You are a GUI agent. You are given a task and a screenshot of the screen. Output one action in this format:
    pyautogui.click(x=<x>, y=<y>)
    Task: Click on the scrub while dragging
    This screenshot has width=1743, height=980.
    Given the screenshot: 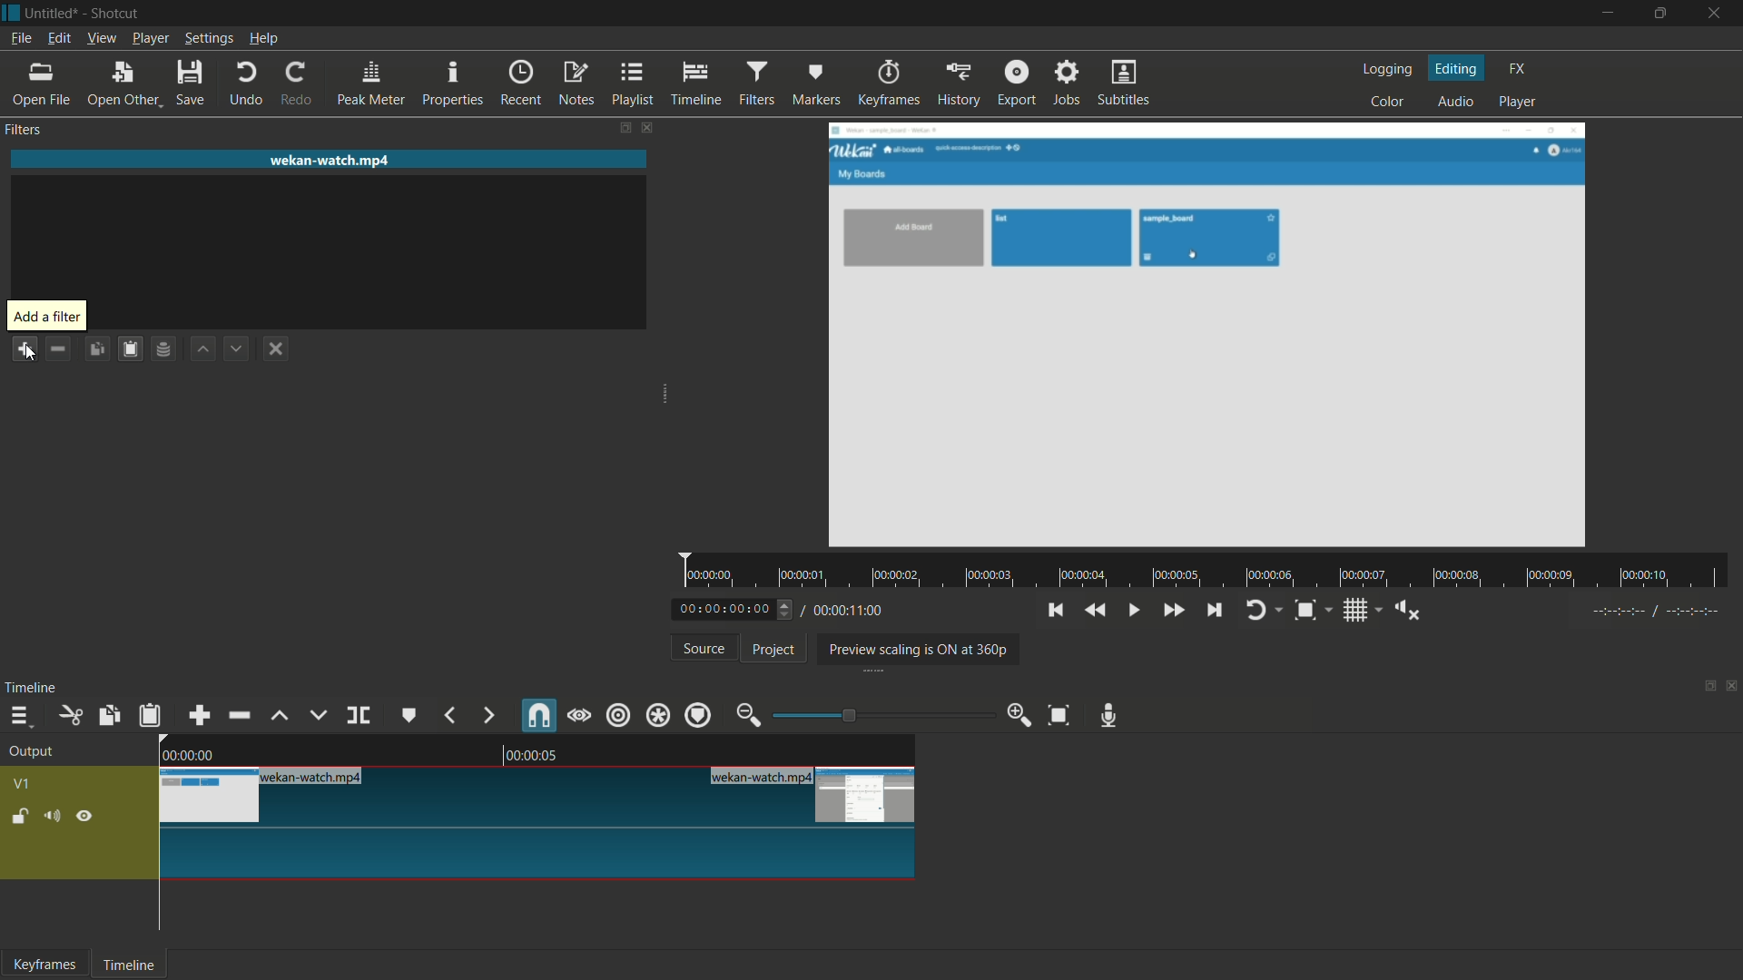 What is the action you would take?
    pyautogui.click(x=578, y=716)
    